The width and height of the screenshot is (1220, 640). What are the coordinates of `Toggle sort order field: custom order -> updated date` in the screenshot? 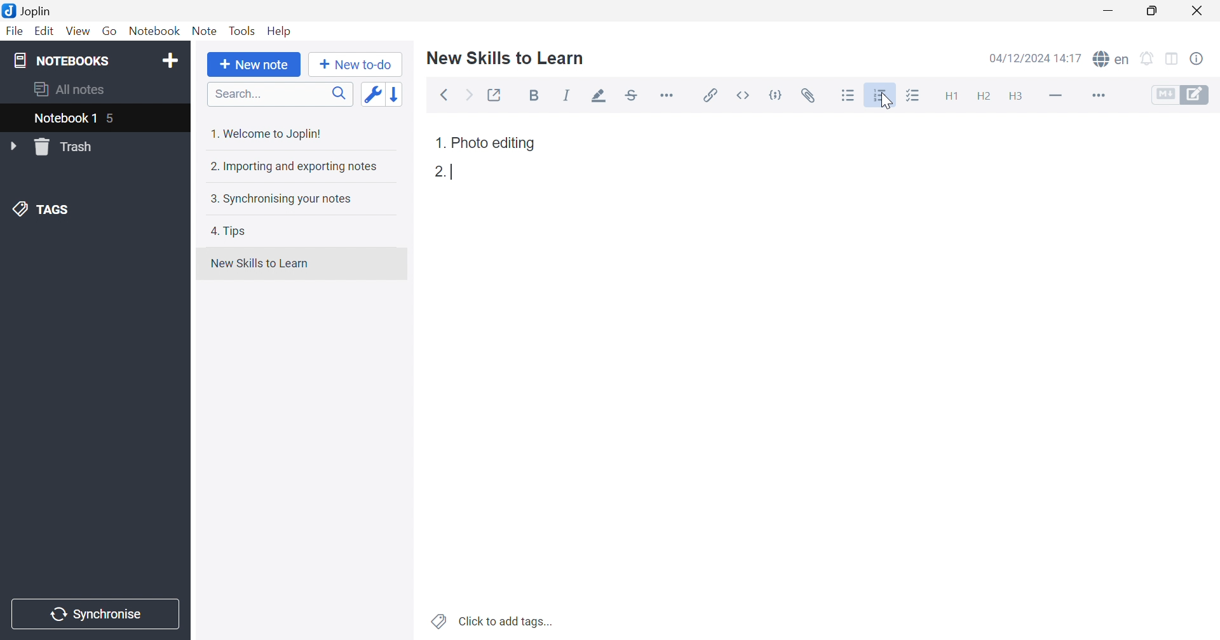 It's located at (372, 93).